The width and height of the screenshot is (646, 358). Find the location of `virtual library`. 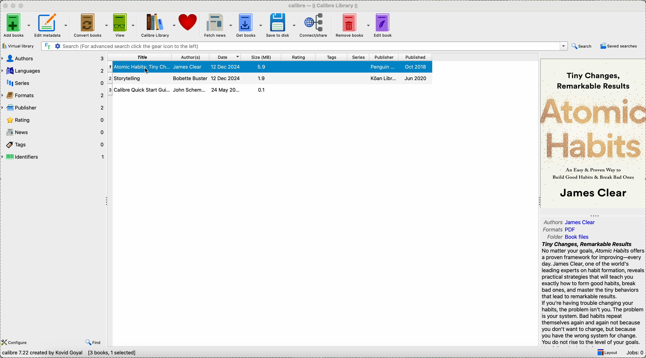

virtual library is located at coordinates (19, 46).